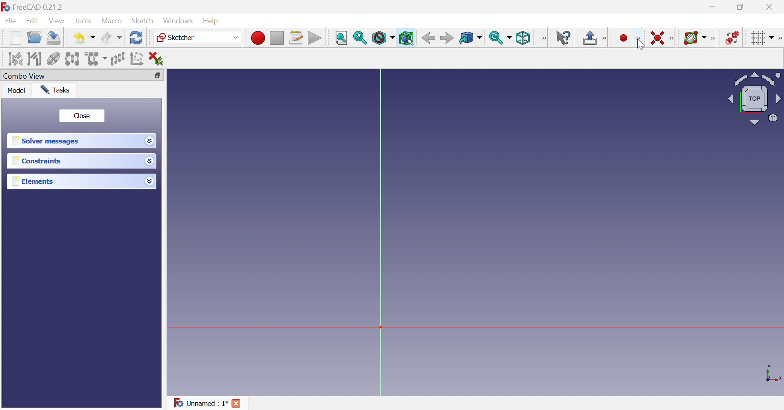  I want to click on File, so click(11, 21).